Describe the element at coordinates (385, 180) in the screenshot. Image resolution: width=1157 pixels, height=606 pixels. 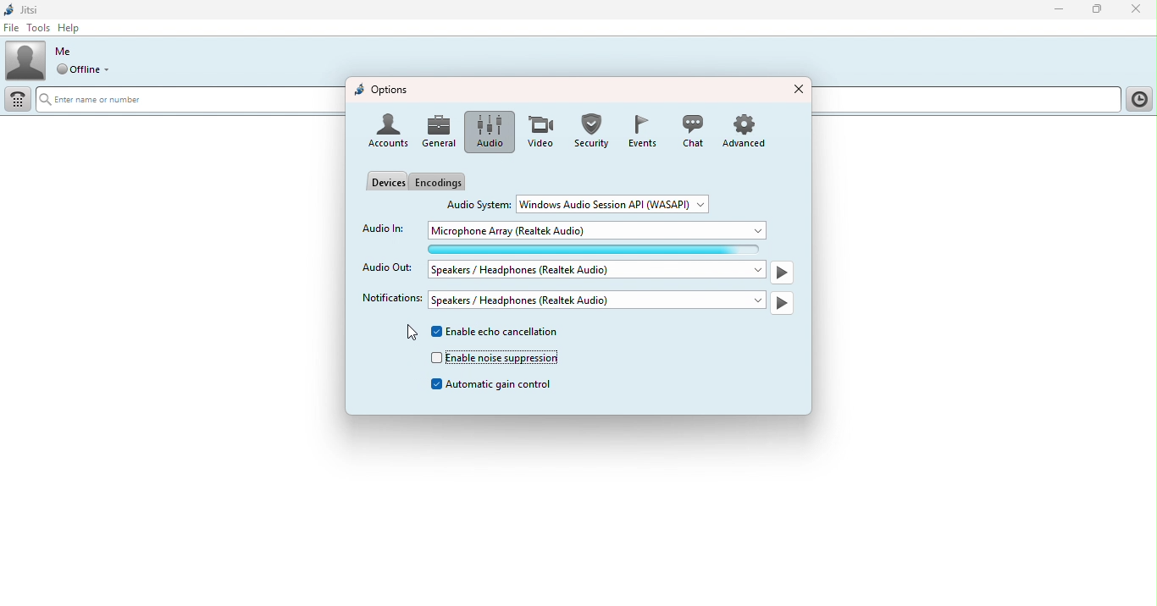
I see `Devices` at that location.